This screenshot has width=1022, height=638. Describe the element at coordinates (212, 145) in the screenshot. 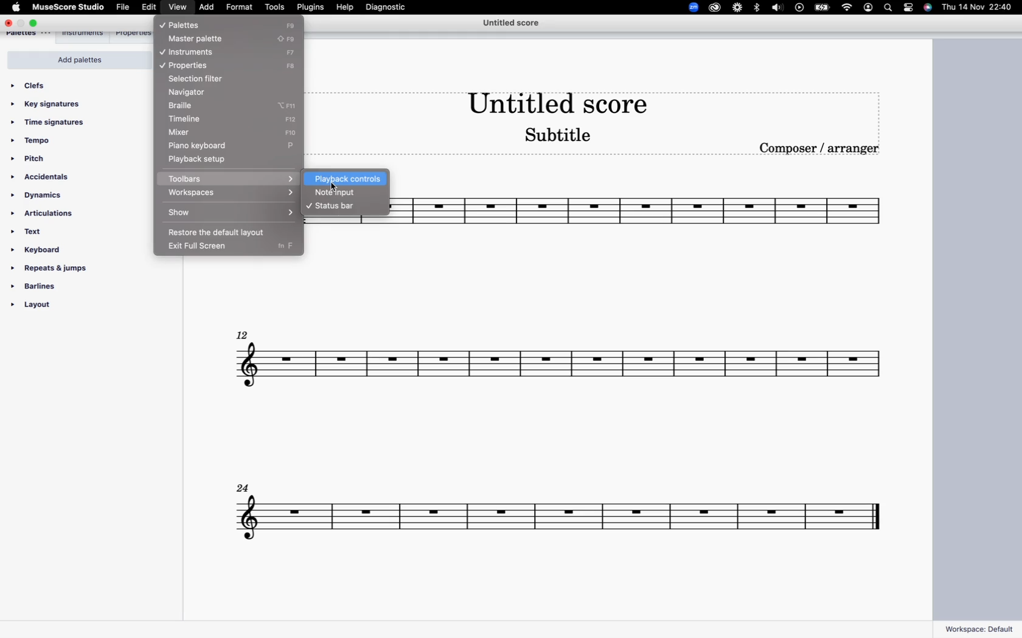

I see `piano keyboard` at that location.